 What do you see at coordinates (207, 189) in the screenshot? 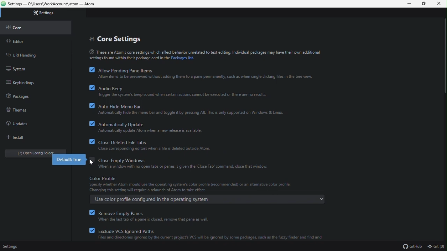
I see `color profile` at bounding box center [207, 189].